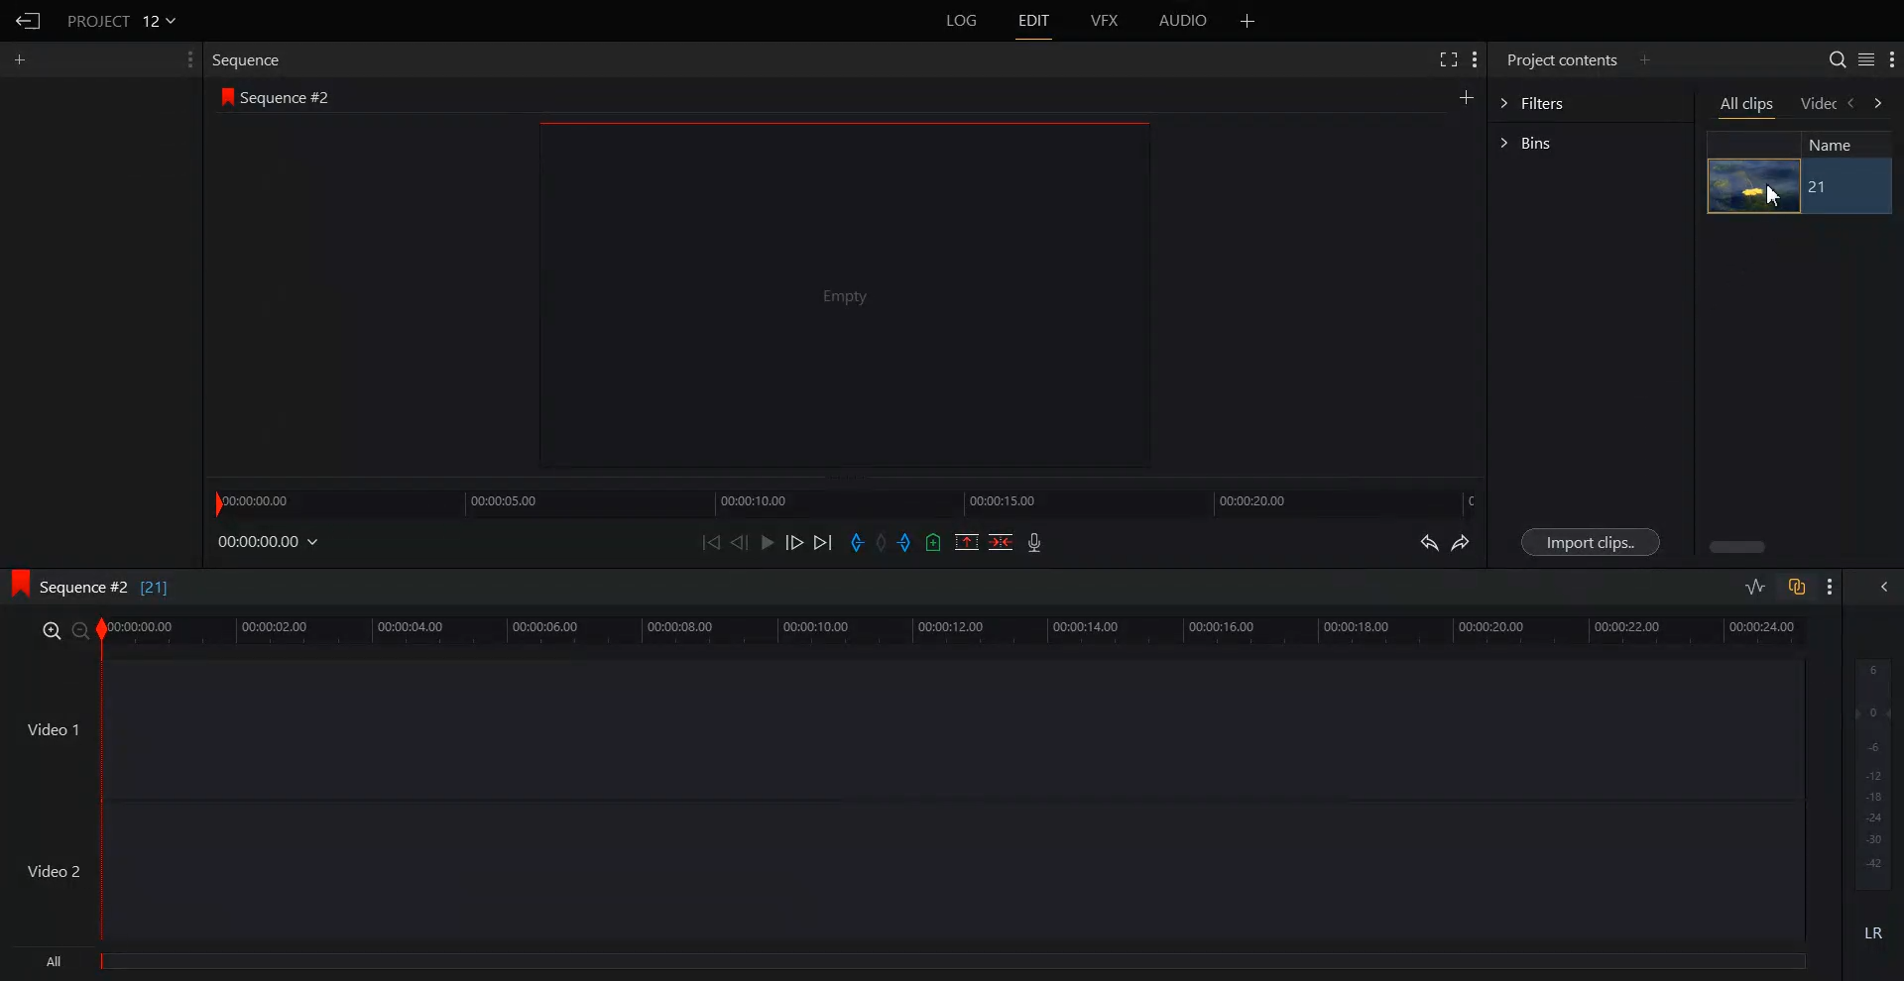 The height and width of the screenshot is (981, 1904). What do you see at coordinates (915, 964) in the screenshot?
I see `All` at bounding box center [915, 964].